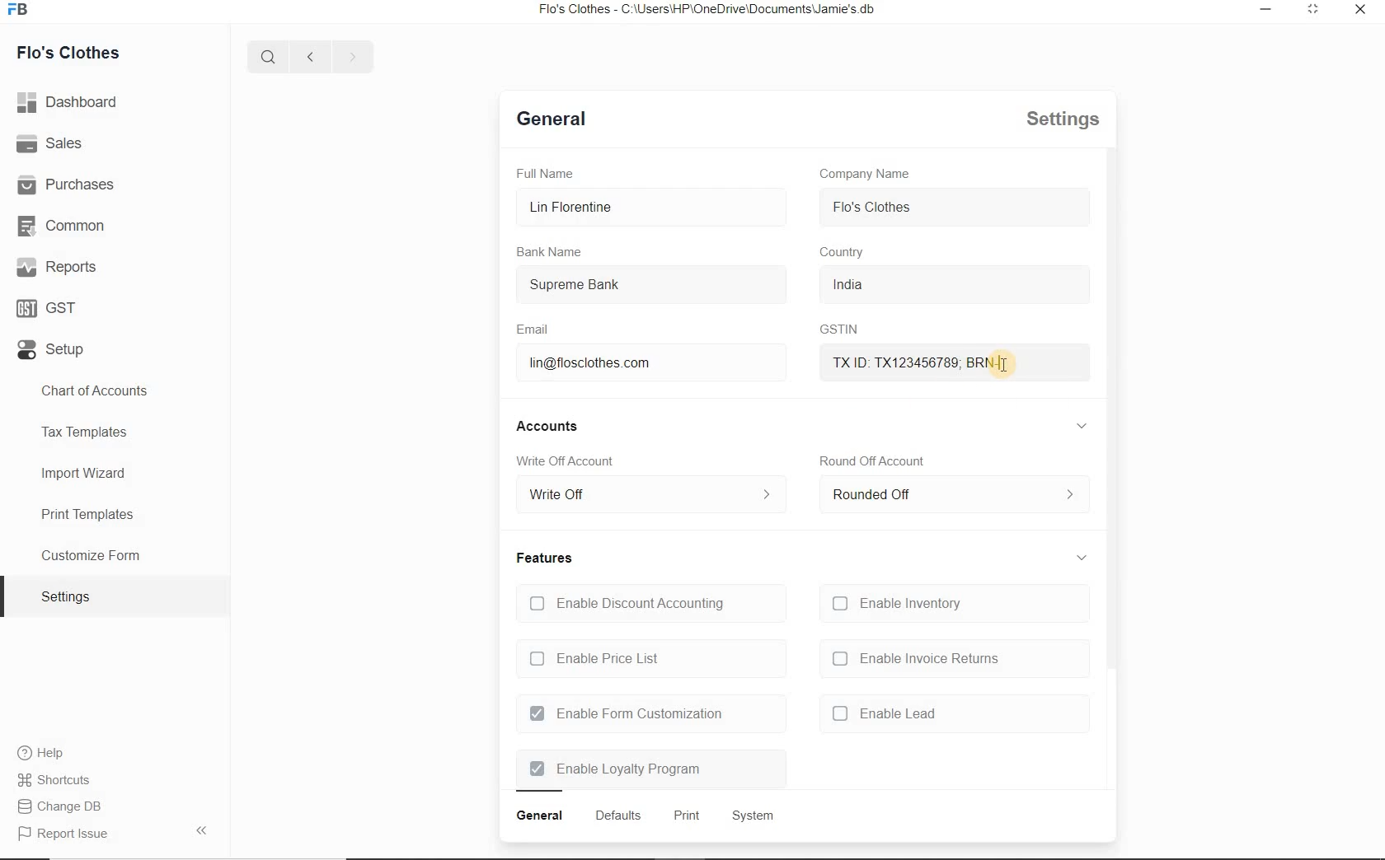  I want to click on Write Off account, so click(570, 463).